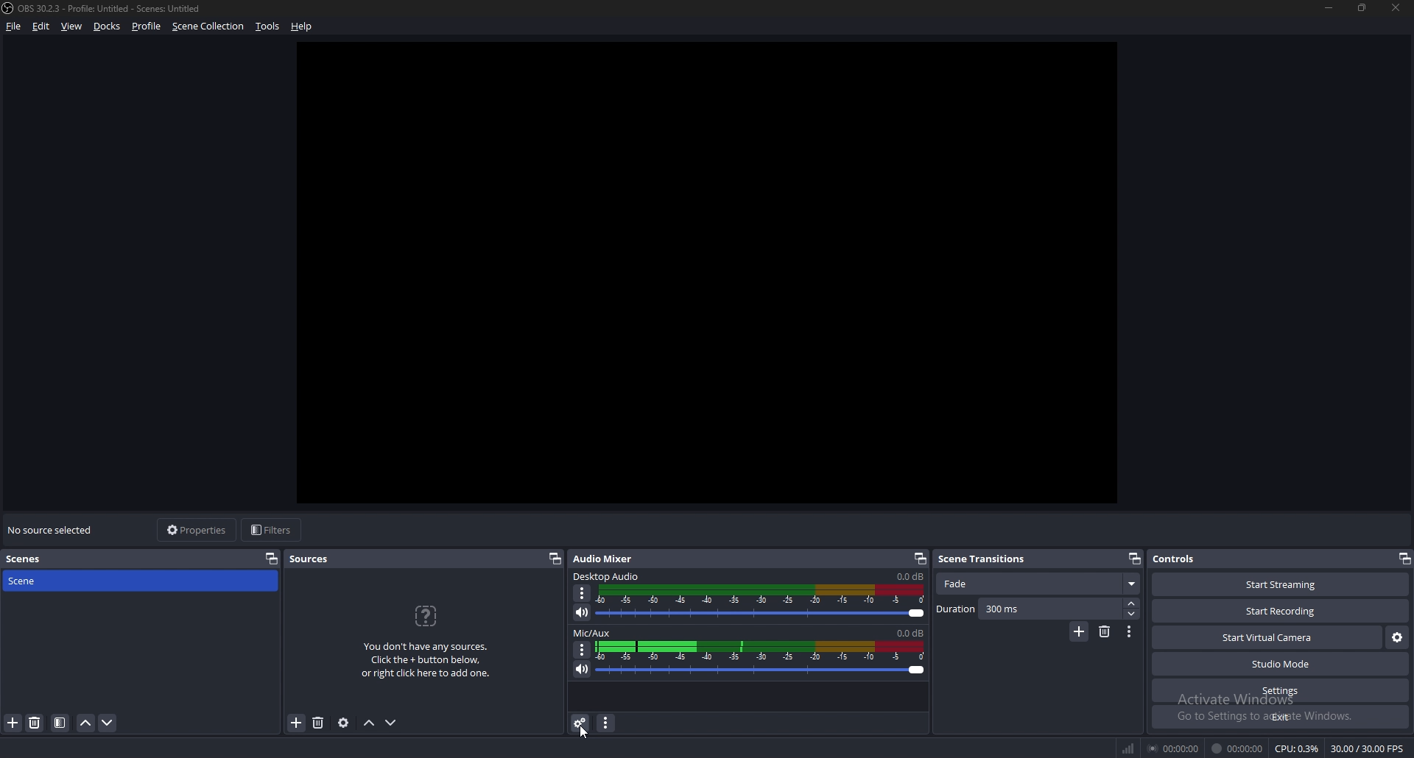 This screenshot has width=1414, height=758. Describe the element at coordinates (60, 723) in the screenshot. I see `filter` at that location.